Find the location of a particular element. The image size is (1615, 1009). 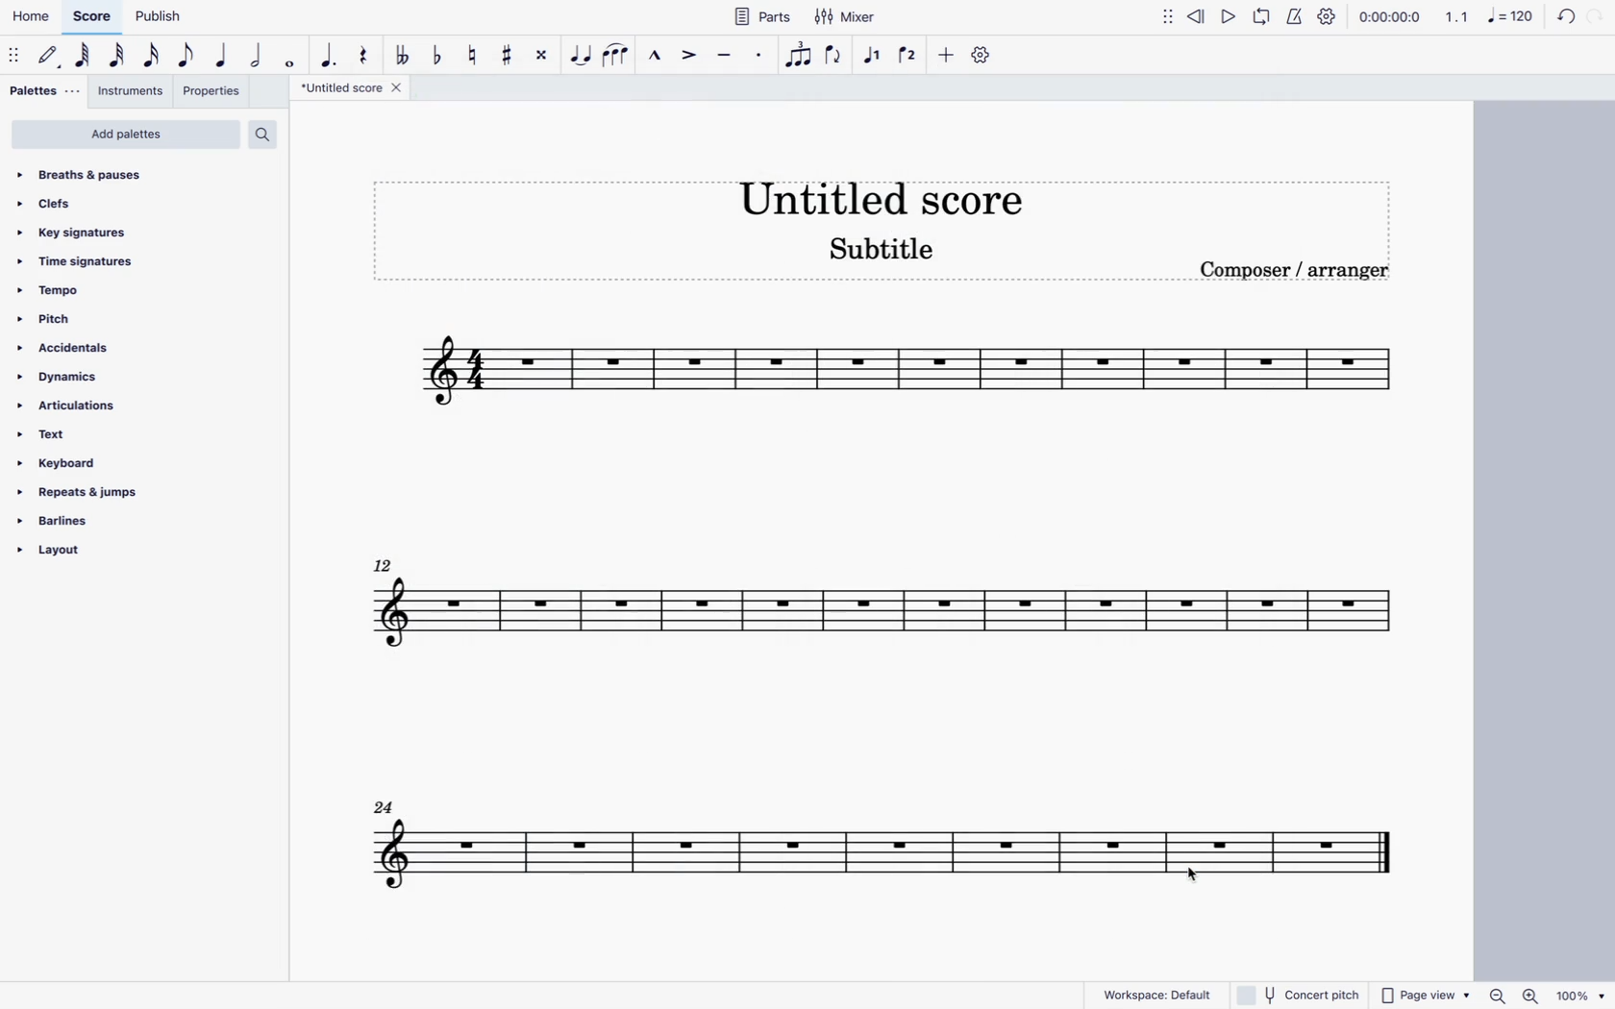

Publish is located at coordinates (159, 16).